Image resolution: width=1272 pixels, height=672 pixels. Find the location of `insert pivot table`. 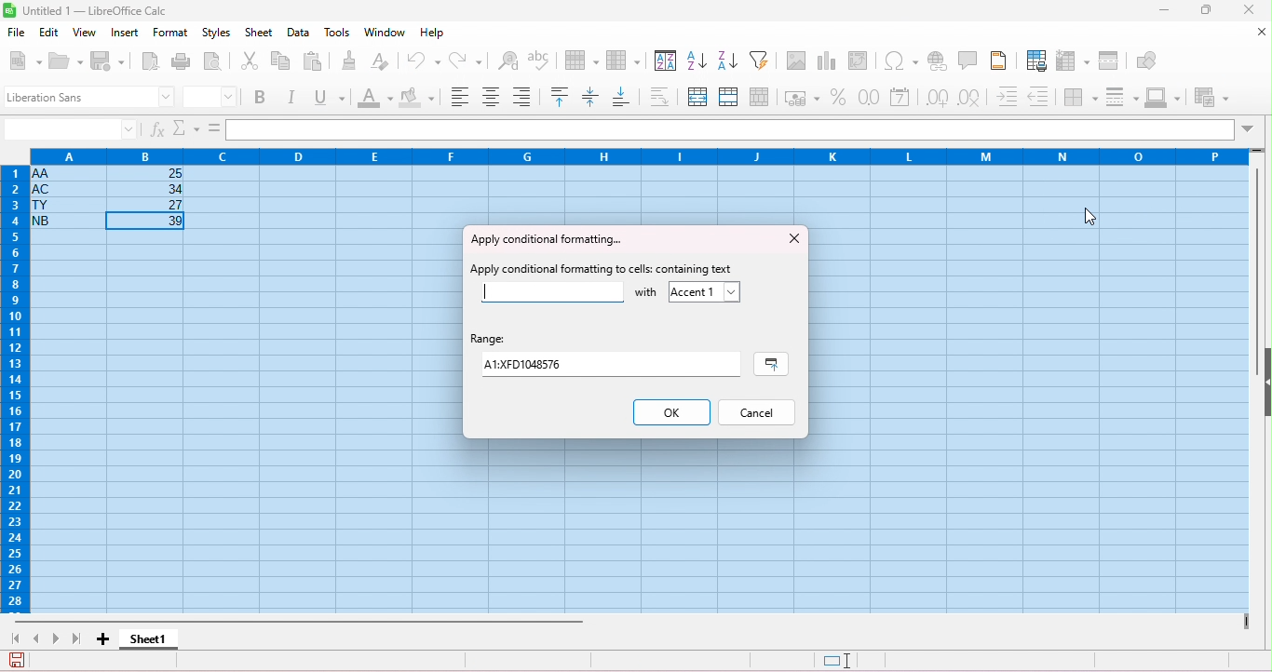

insert pivot table is located at coordinates (861, 60).